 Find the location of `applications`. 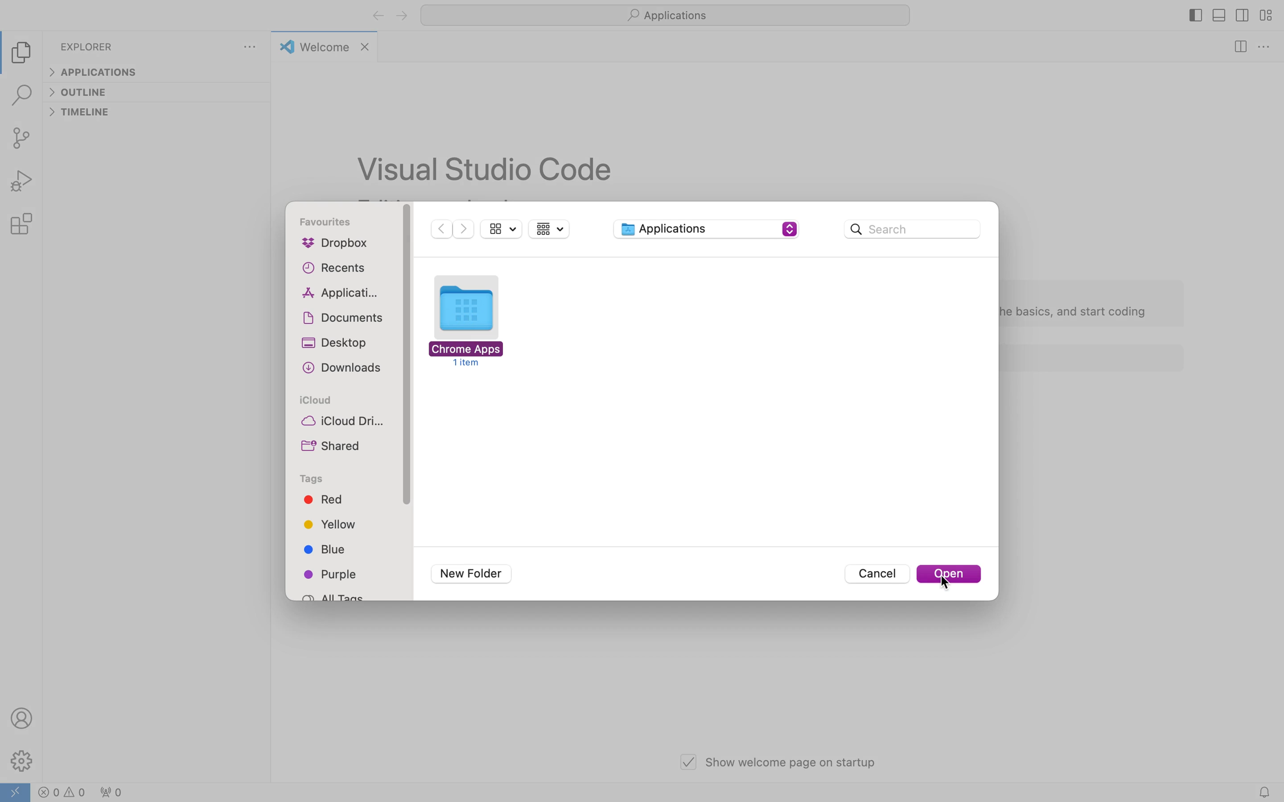

applications is located at coordinates (341, 294).